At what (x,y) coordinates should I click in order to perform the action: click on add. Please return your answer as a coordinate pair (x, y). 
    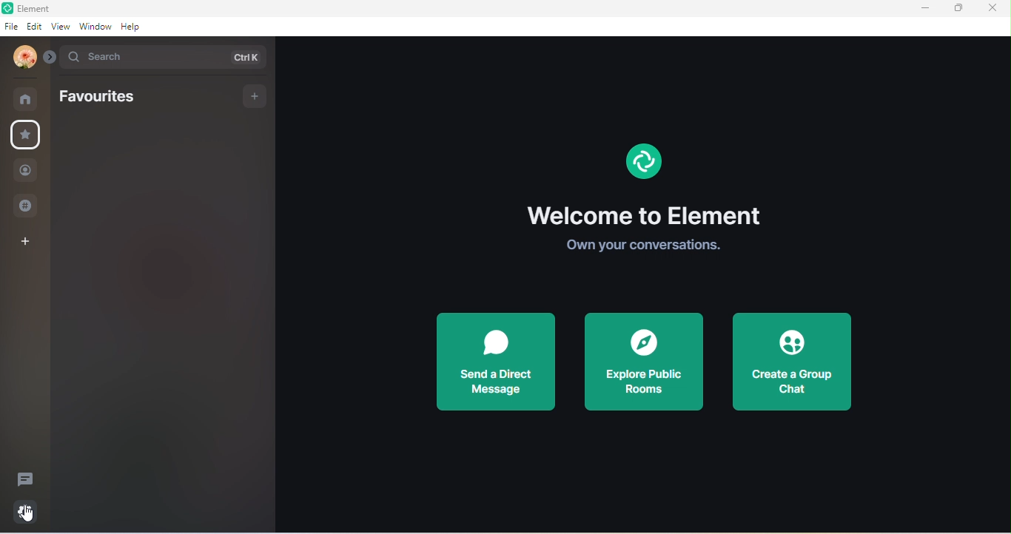
    Looking at the image, I should click on (255, 96).